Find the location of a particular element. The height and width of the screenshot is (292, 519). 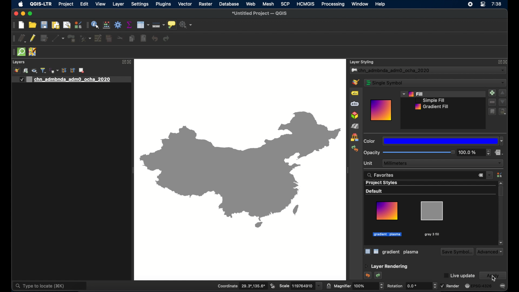

drag handle is located at coordinates (347, 170).